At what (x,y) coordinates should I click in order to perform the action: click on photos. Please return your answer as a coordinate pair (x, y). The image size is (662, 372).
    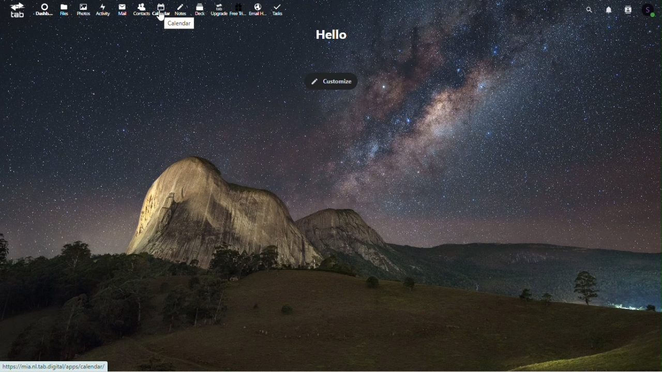
    Looking at the image, I should click on (82, 10).